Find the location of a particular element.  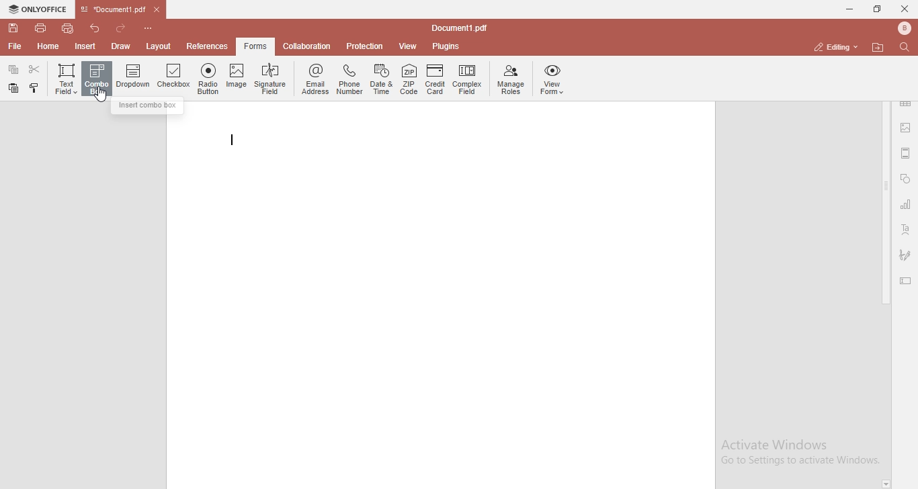

restore is located at coordinates (876, 9).